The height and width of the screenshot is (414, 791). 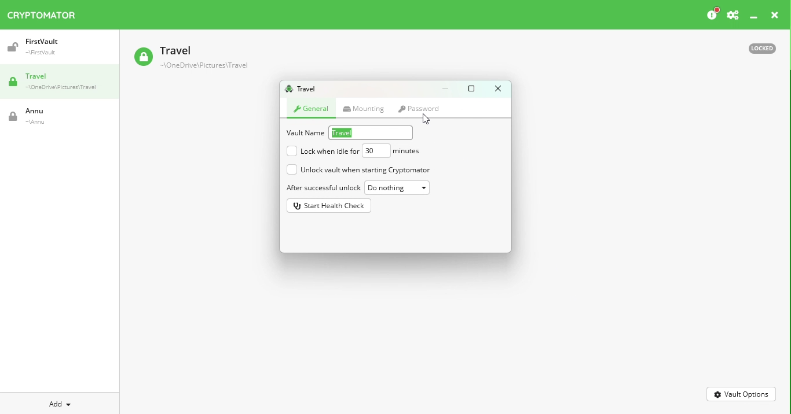 I want to click on Unlock vault when starting cryptomator, so click(x=363, y=169).